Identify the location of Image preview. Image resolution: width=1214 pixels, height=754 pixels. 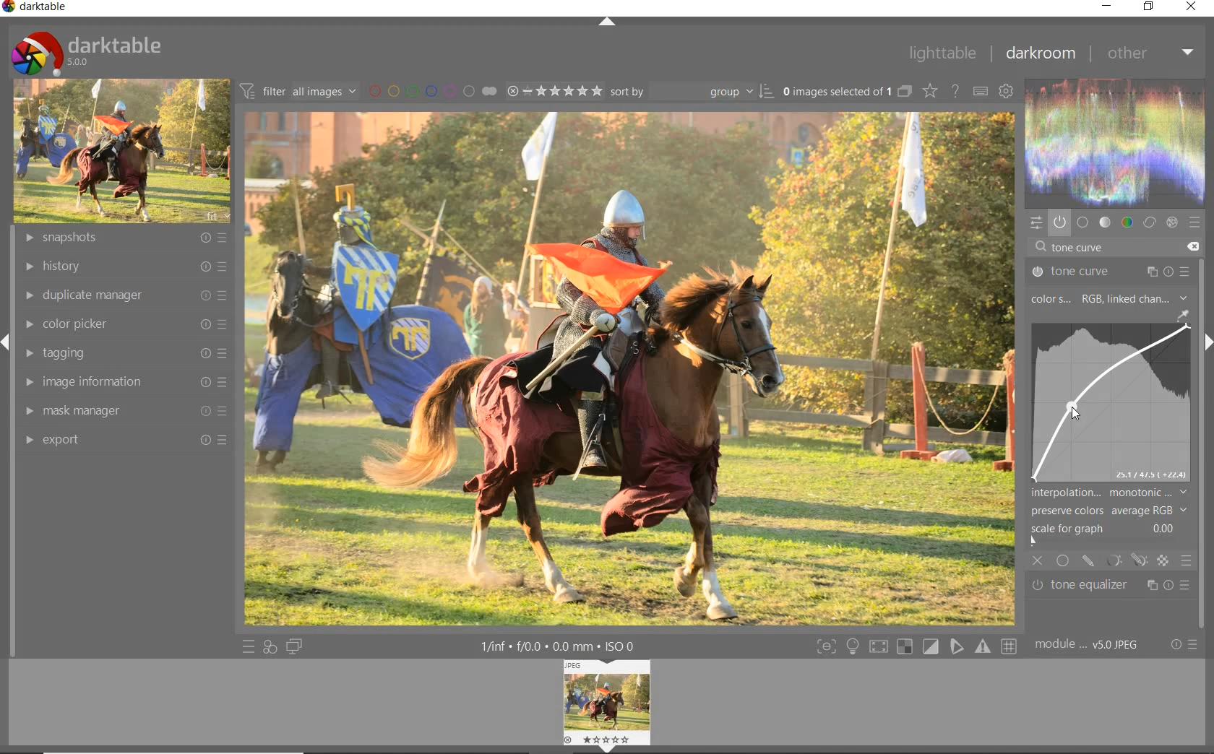
(609, 703).